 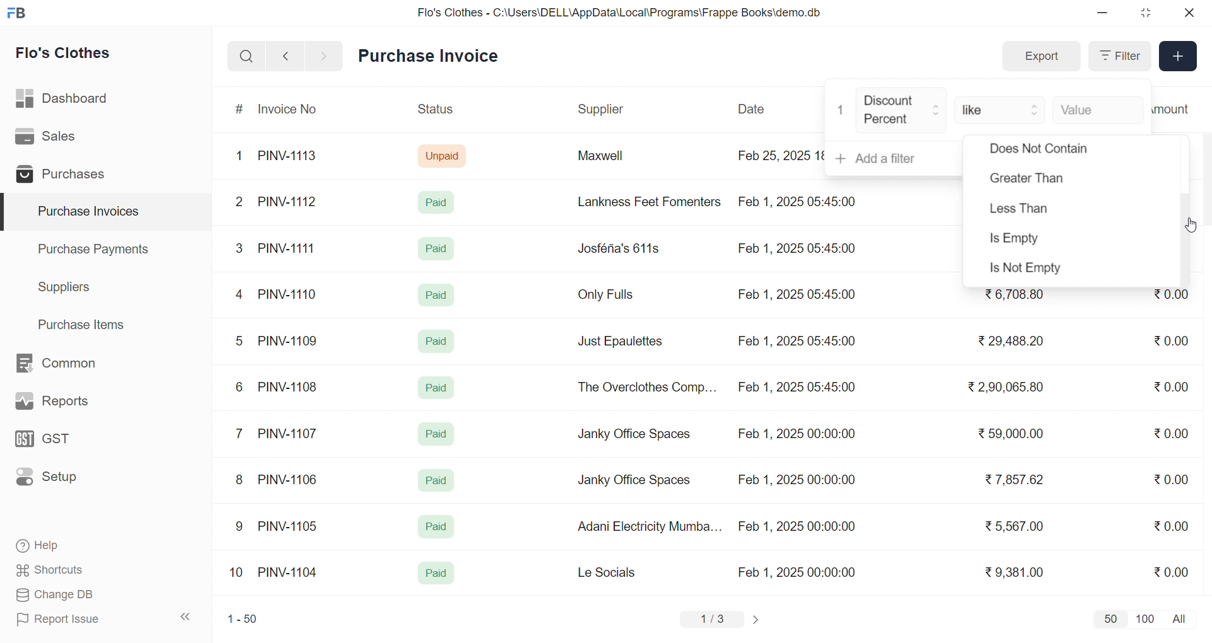 What do you see at coordinates (432, 56) in the screenshot?
I see `Purchase Invoice` at bounding box center [432, 56].